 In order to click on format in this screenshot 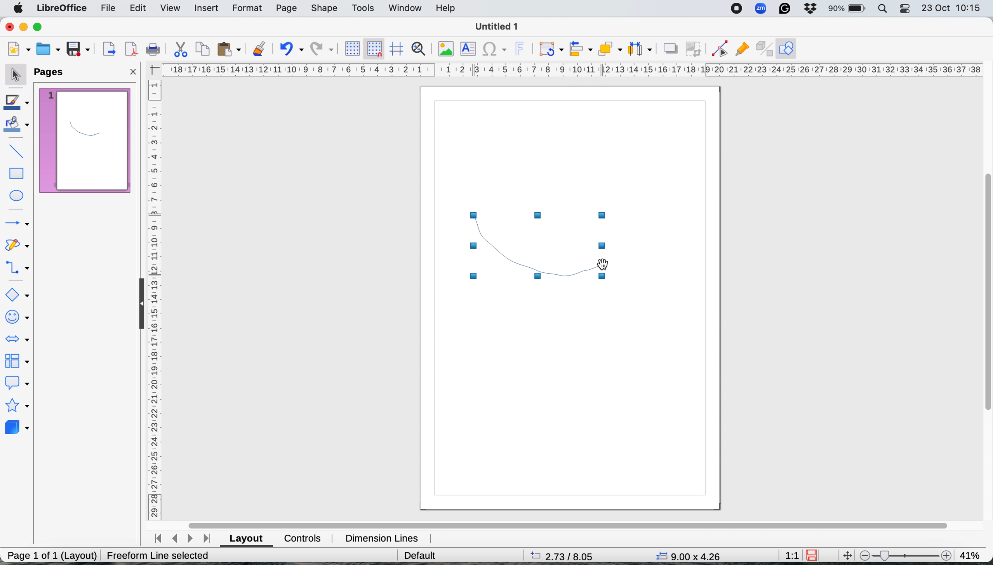, I will do `click(248, 8)`.